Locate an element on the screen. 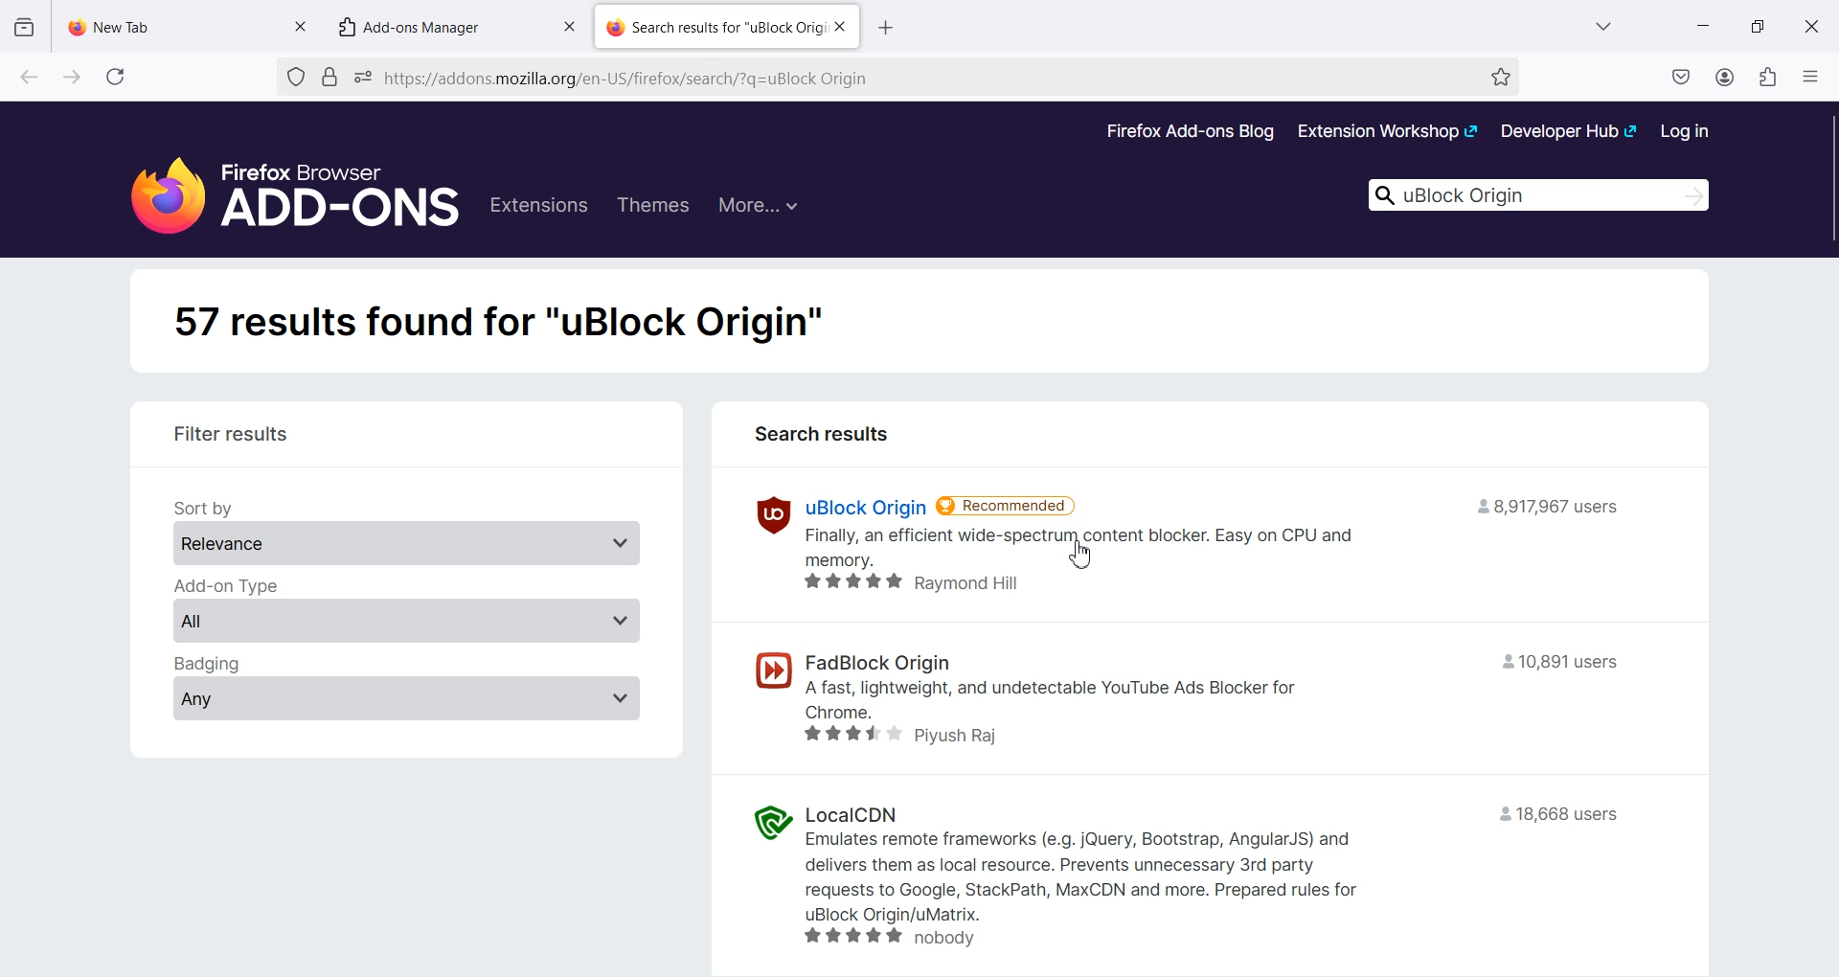 The width and height of the screenshot is (1839, 977). Search results is located at coordinates (820, 433).